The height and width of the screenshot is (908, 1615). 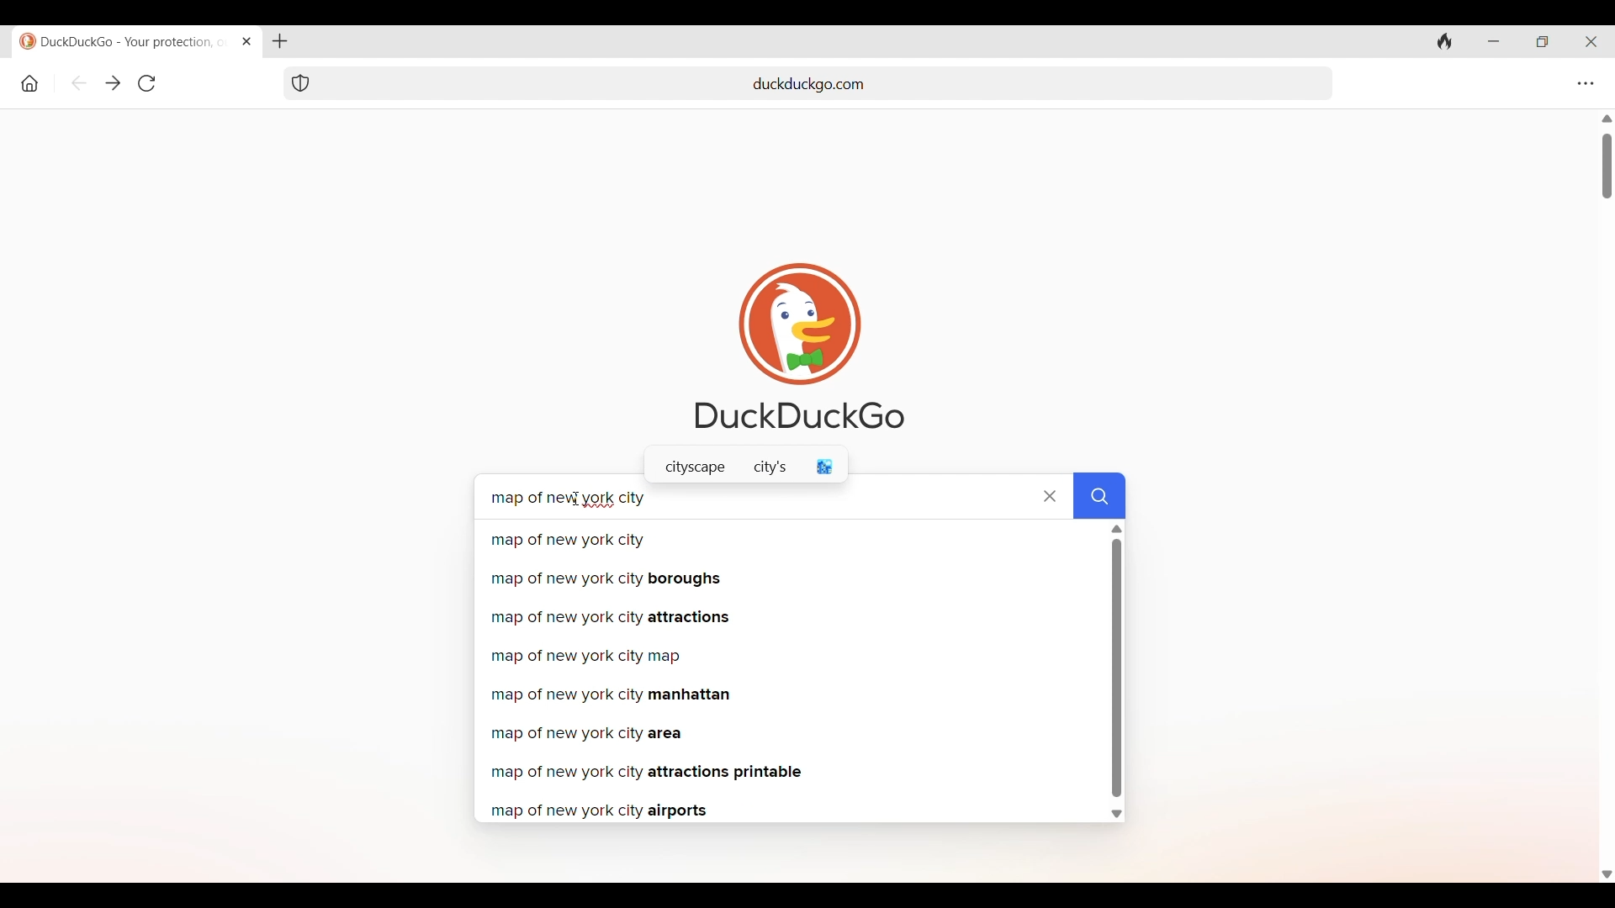 What do you see at coordinates (1493, 41) in the screenshot?
I see `Minimize` at bounding box center [1493, 41].